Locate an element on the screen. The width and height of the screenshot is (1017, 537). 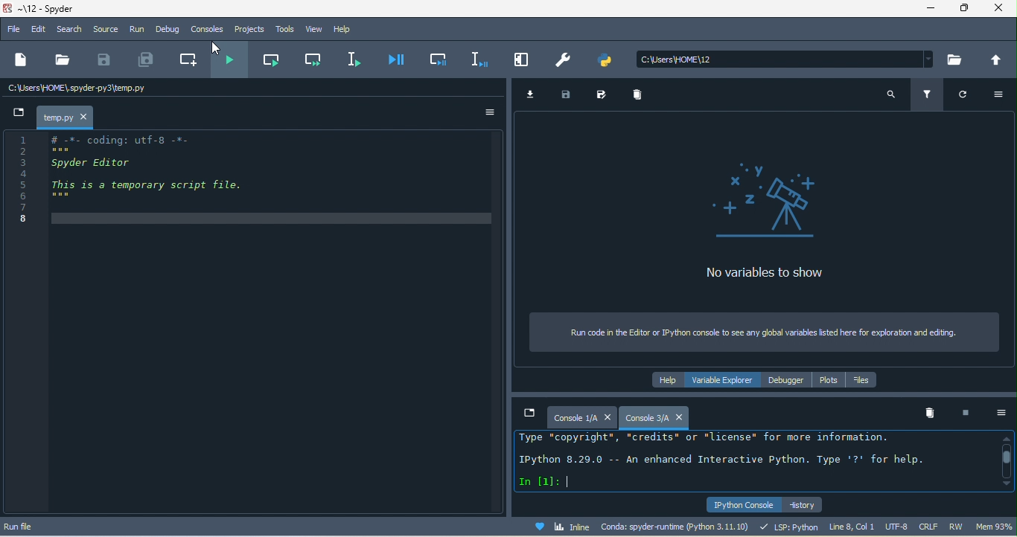
vertical scroll bar is located at coordinates (1006, 459).